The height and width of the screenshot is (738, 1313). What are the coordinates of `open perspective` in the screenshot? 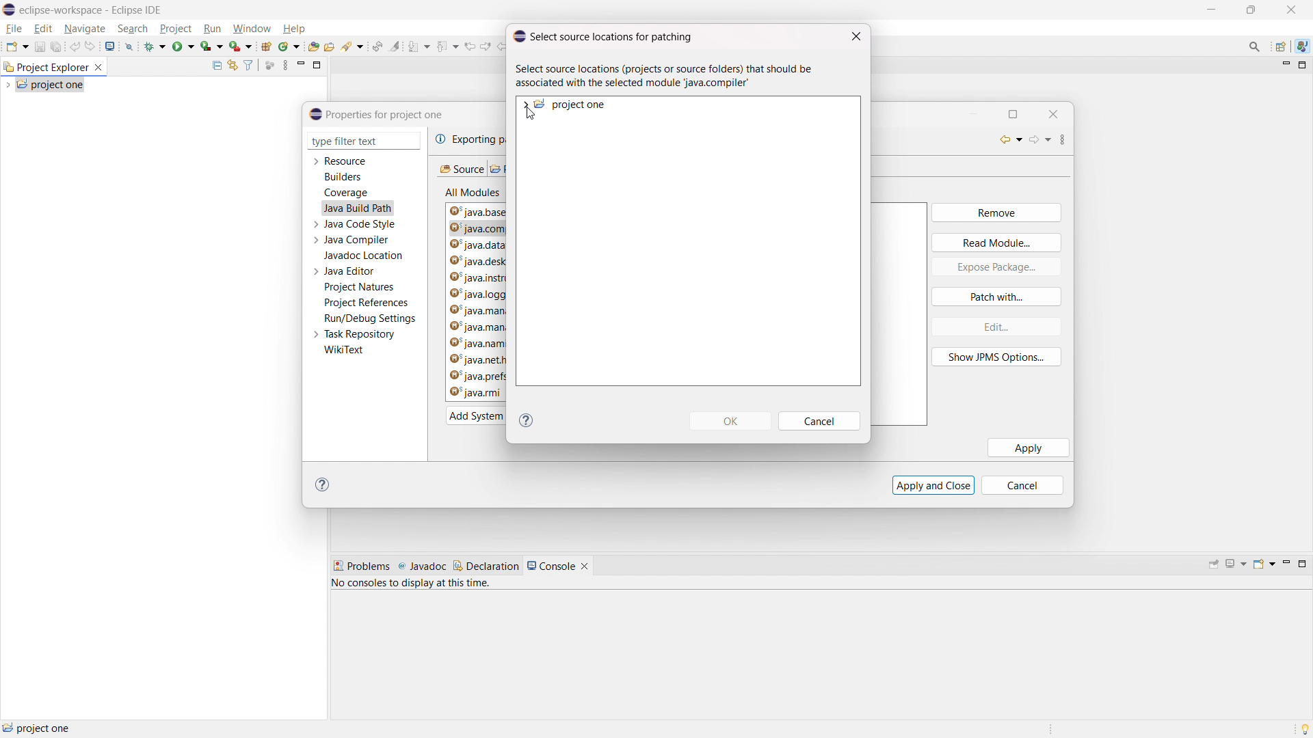 It's located at (1282, 47).